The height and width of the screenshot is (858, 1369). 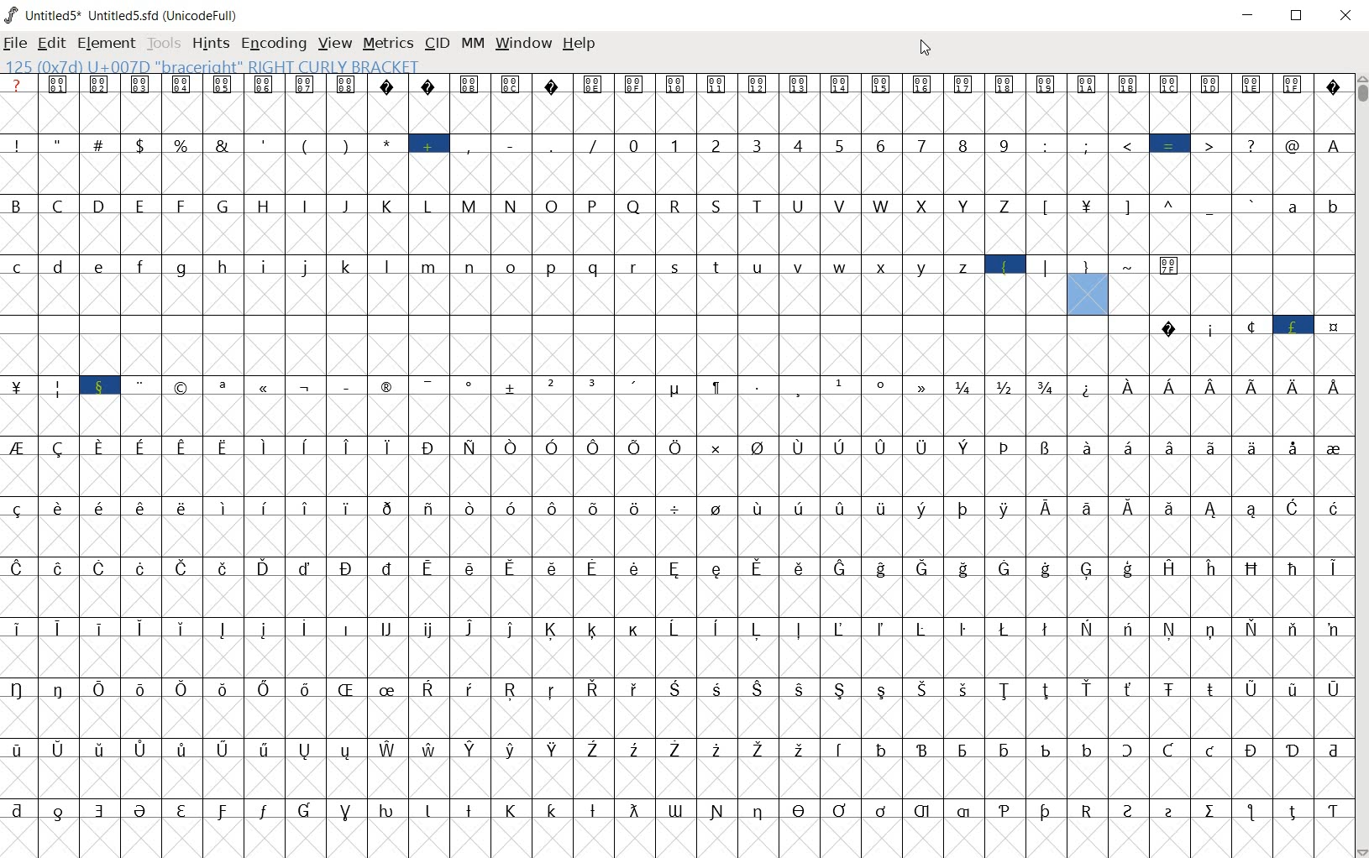 I want to click on EDIT, so click(x=51, y=44).